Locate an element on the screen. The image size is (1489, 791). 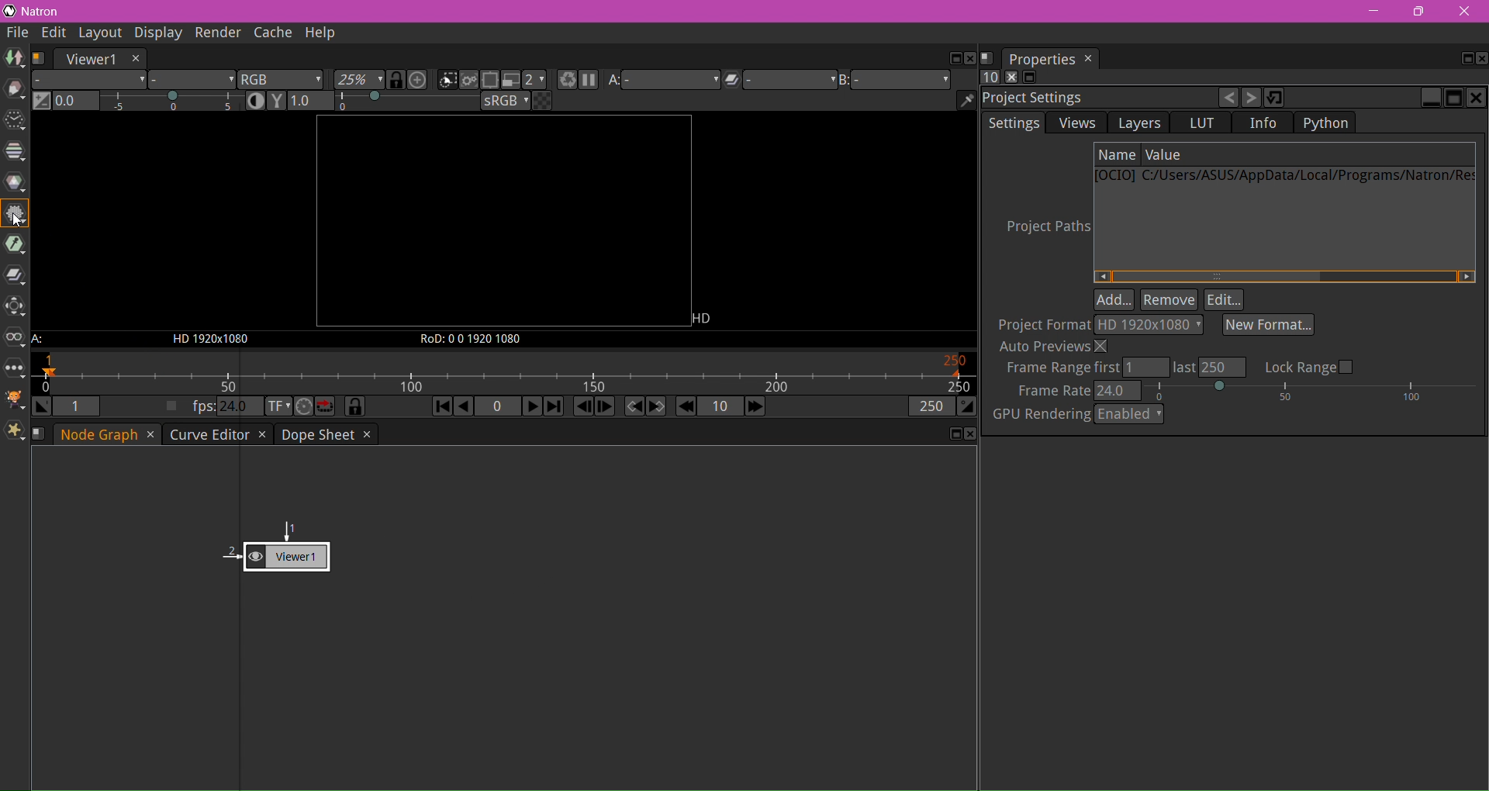
Node Graph is located at coordinates (102, 434).